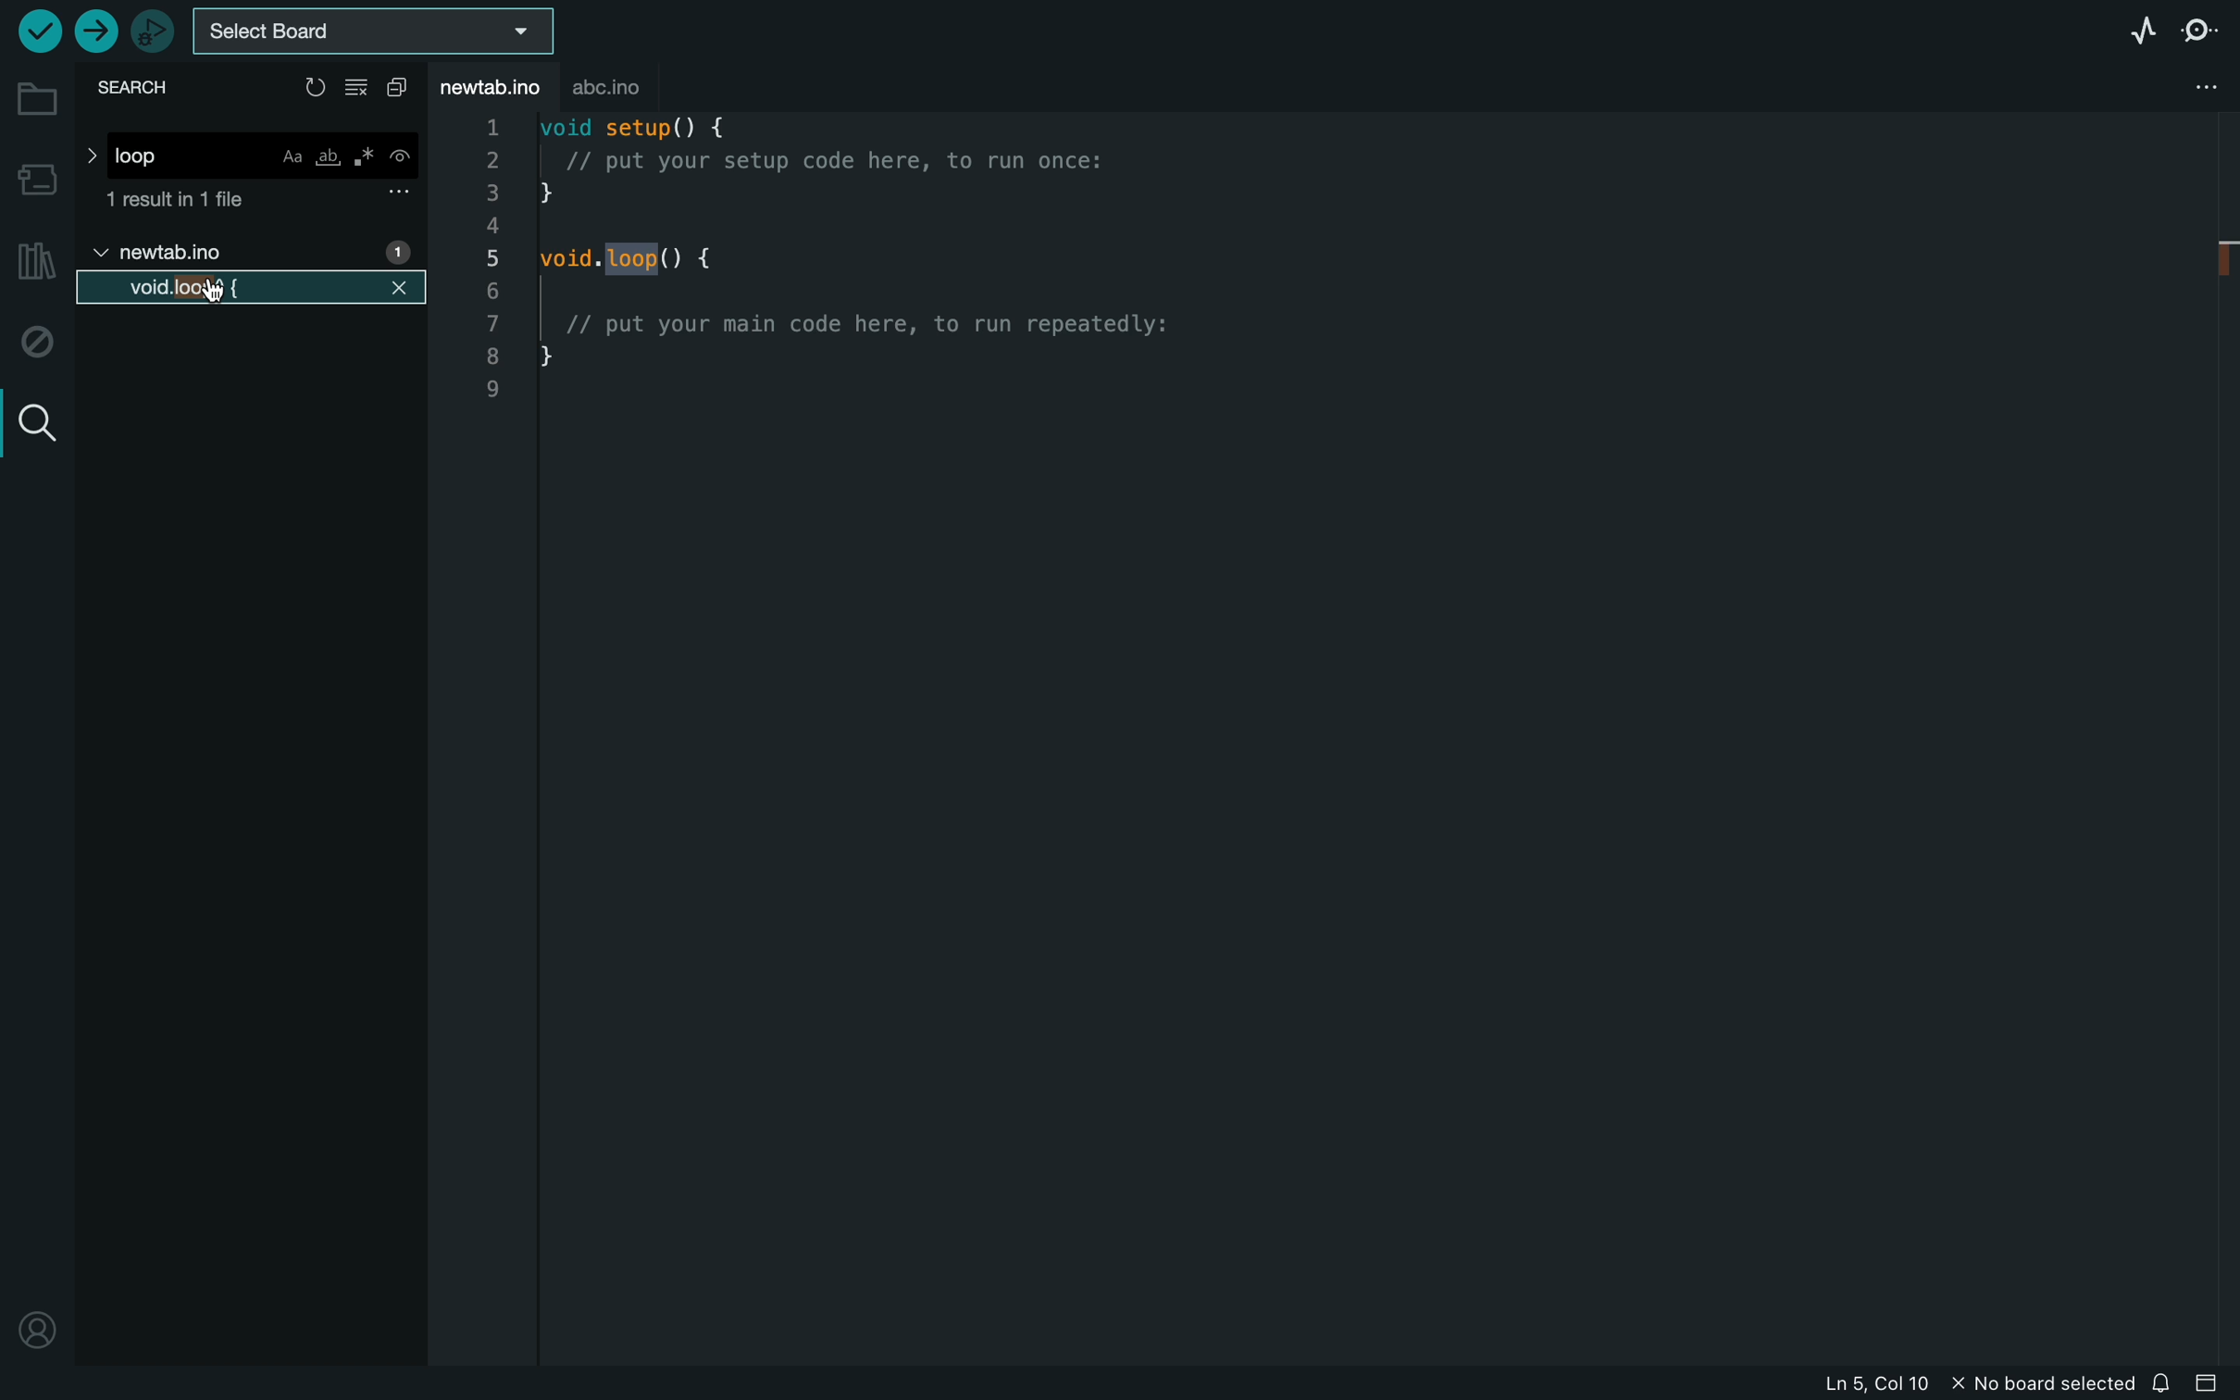 This screenshot has width=2240, height=1400. I want to click on copy, so click(404, 88).